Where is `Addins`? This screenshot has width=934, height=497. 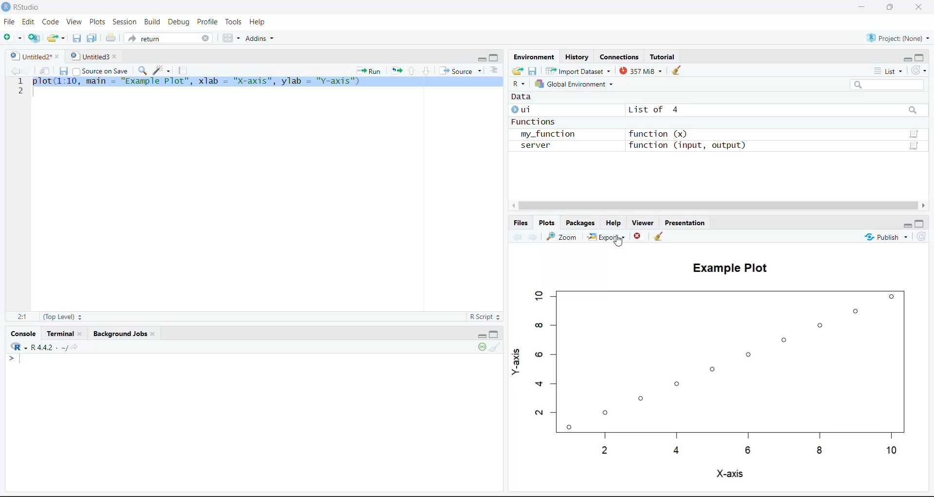
Addins is located at coordinates (260, 37).